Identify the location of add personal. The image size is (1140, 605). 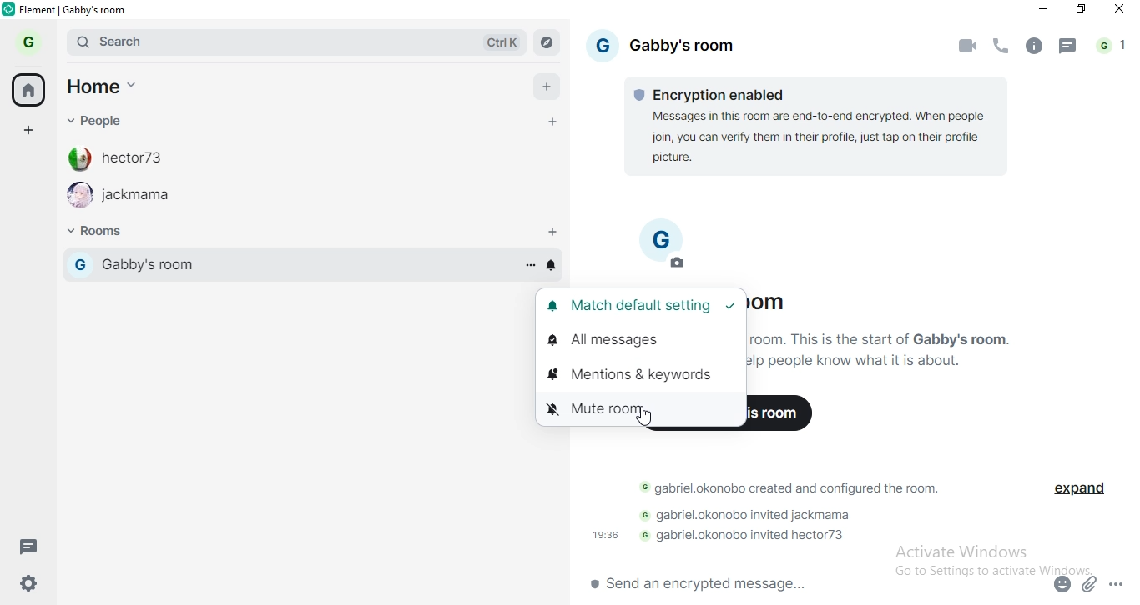
(557, 125).